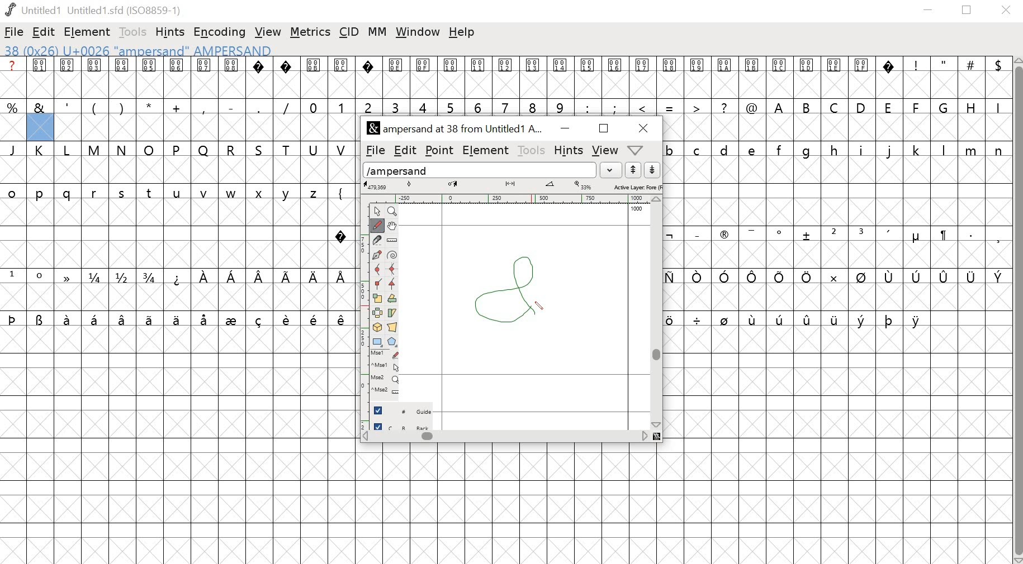  I want to click on 3, so click(863, 233).